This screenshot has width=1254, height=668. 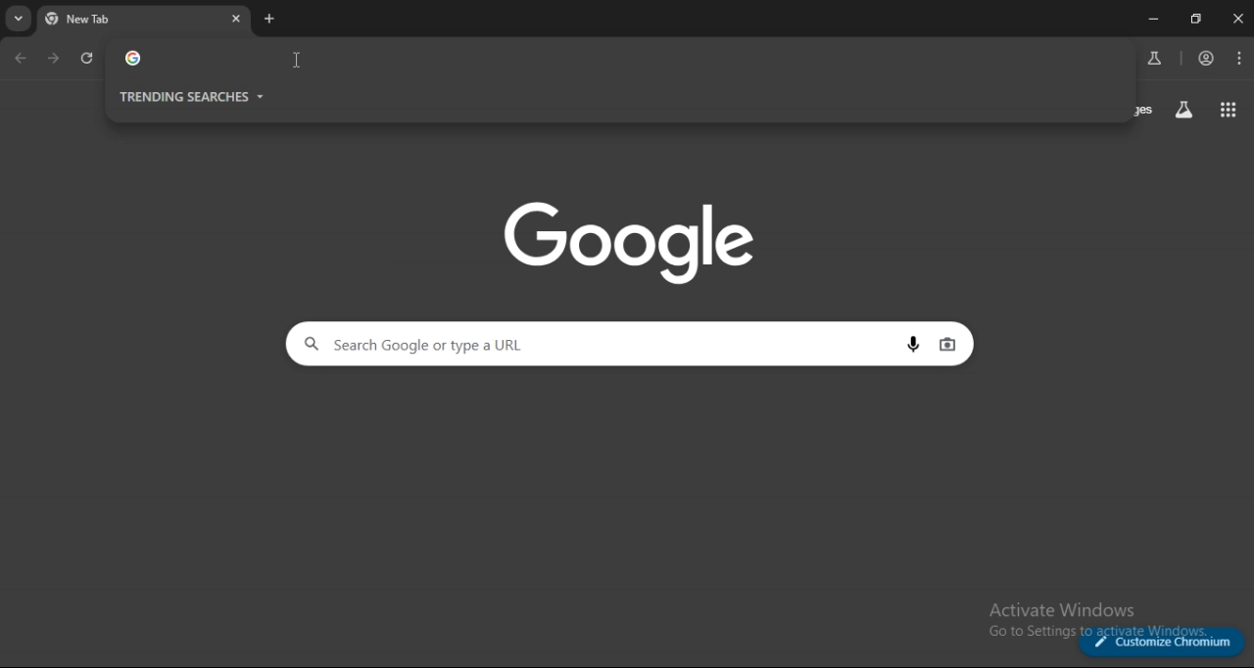 What do you see at coordinates (917, 346) in the screenshot?
I see `voice search` at bounding box center [917, 346].